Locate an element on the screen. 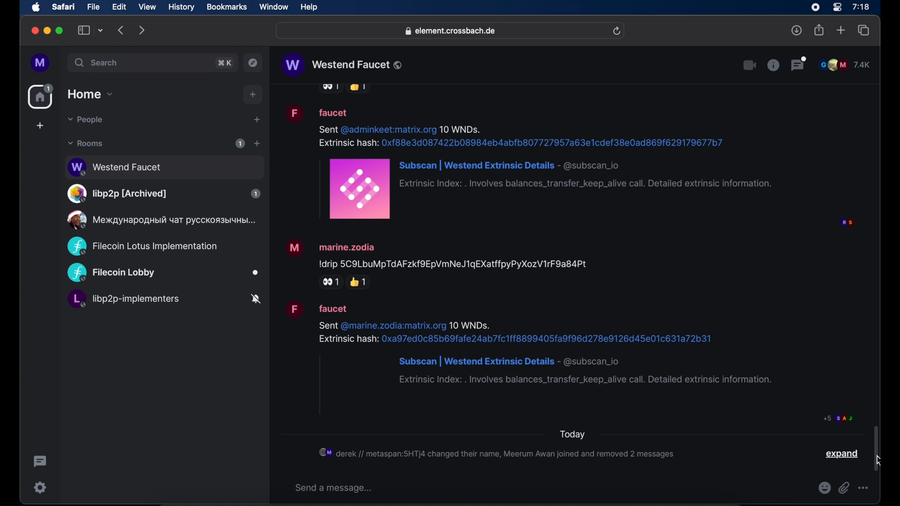  send a message is located at coordinates (335, 488).